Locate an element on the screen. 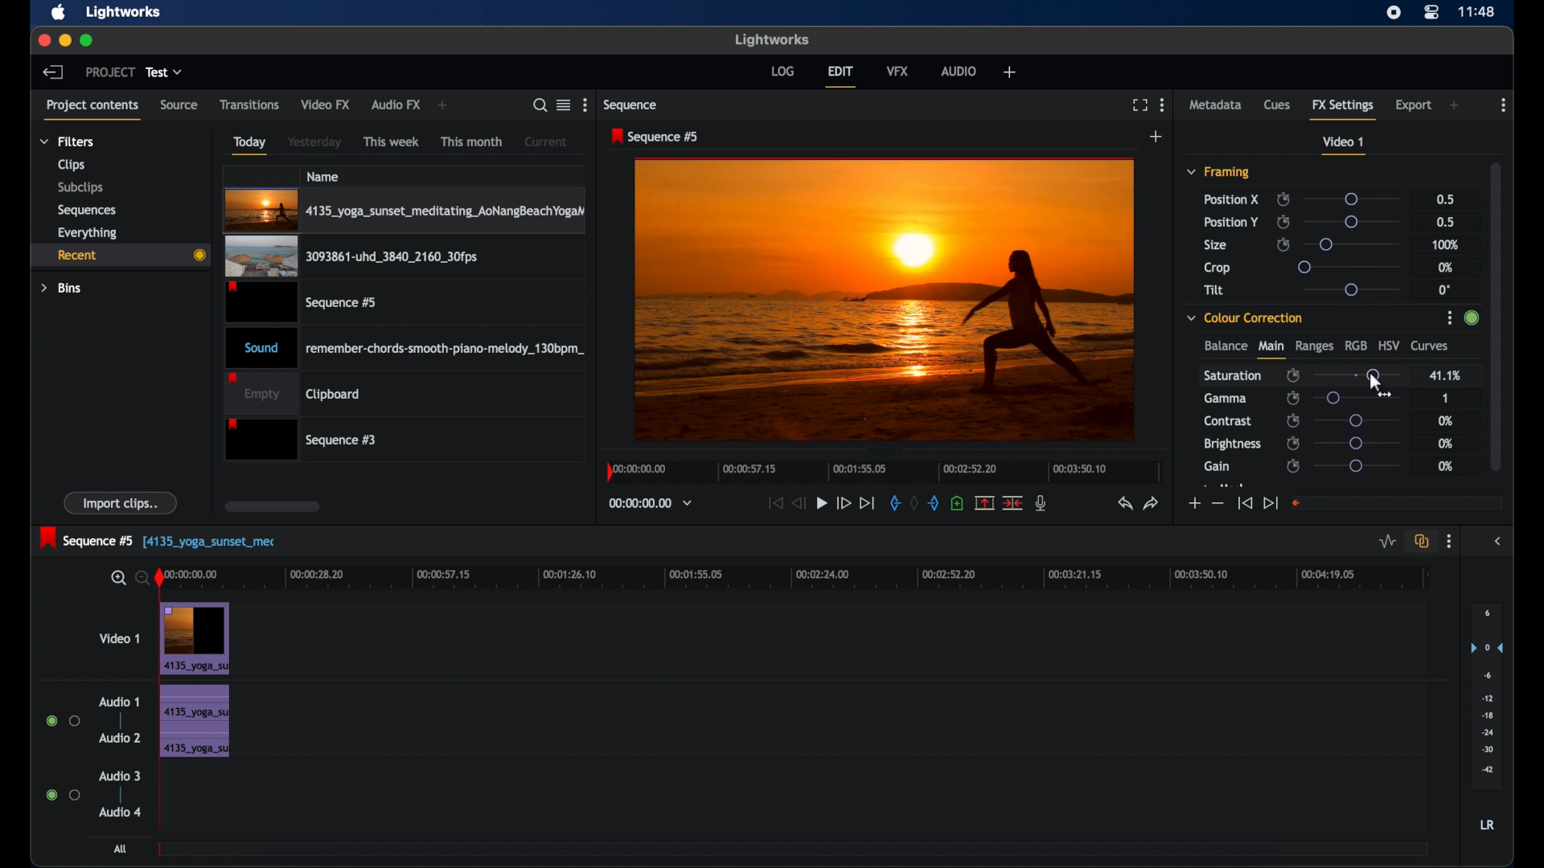 This screenshot has height=868, width=1544. enable/disable keyframes is located at coordinates (1283, 222).